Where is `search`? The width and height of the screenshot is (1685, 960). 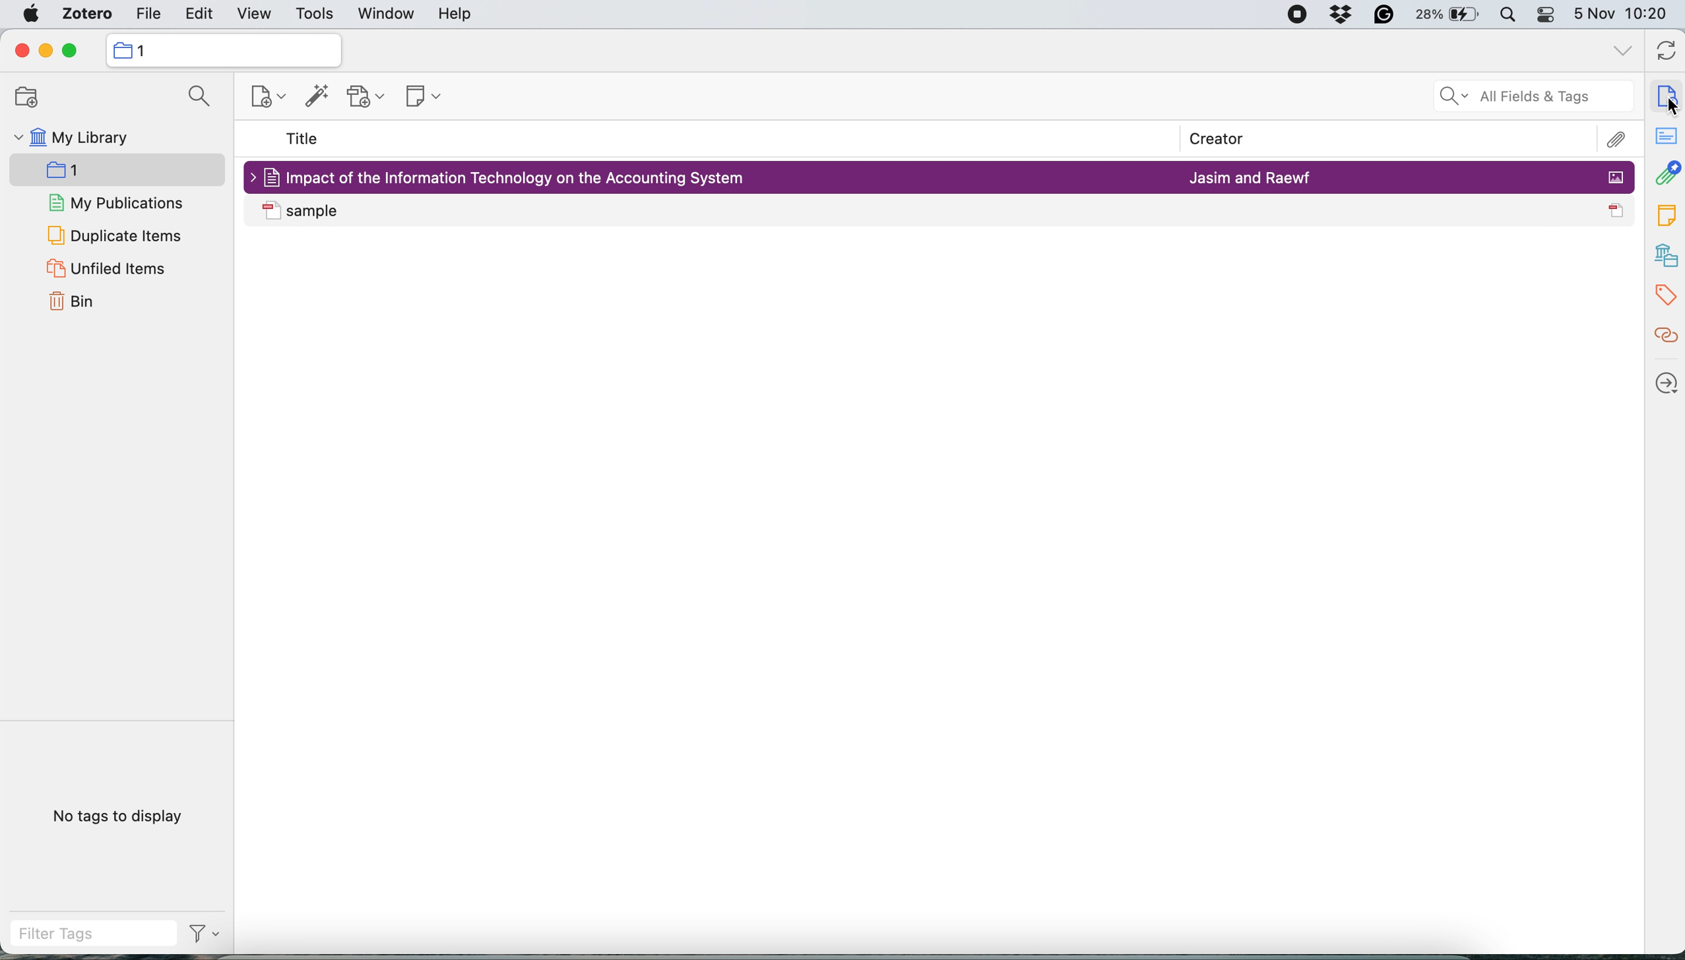
search is located at coordinates (201, 96).